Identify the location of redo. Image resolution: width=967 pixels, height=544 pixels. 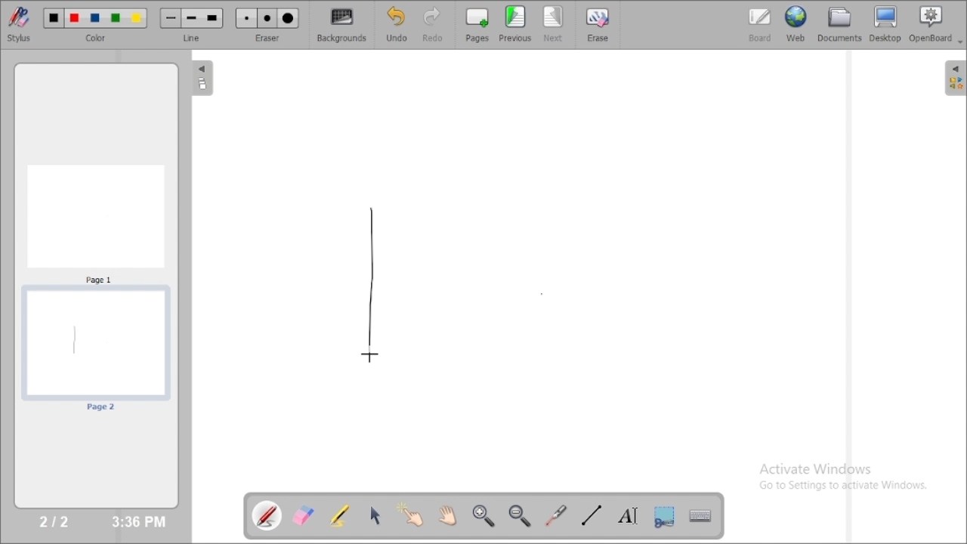
(437, 24).